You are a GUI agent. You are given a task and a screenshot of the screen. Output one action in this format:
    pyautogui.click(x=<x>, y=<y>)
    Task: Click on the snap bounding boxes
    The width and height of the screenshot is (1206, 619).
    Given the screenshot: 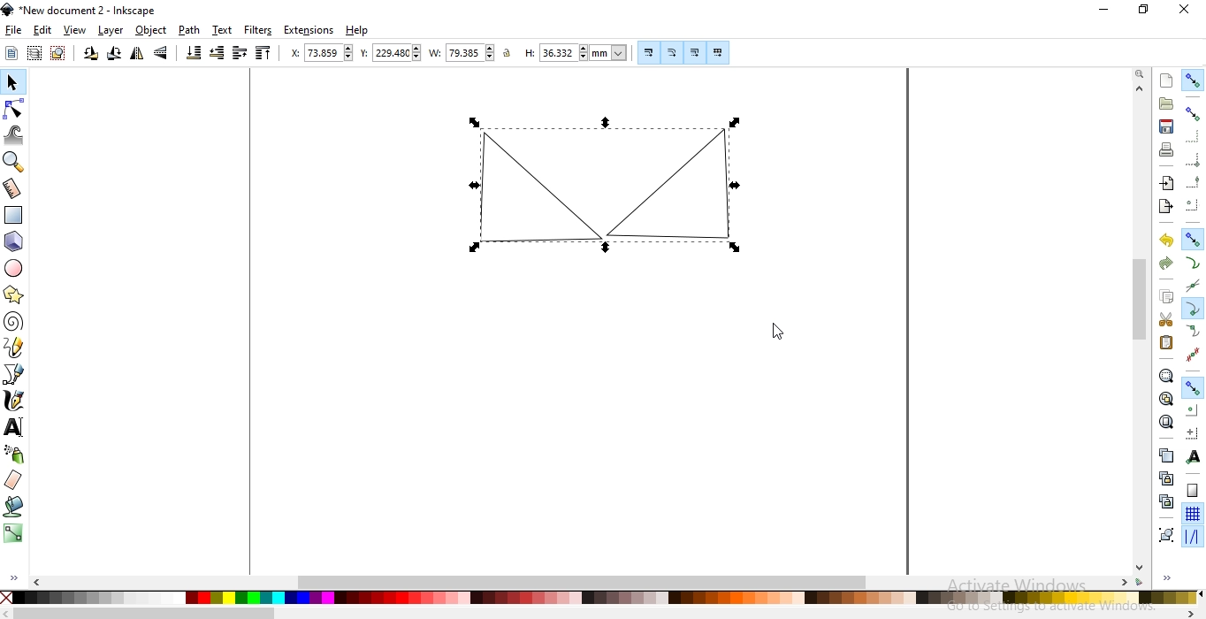 What is the action you would take?
    pyautogui.click(x=1194, y=112)
    